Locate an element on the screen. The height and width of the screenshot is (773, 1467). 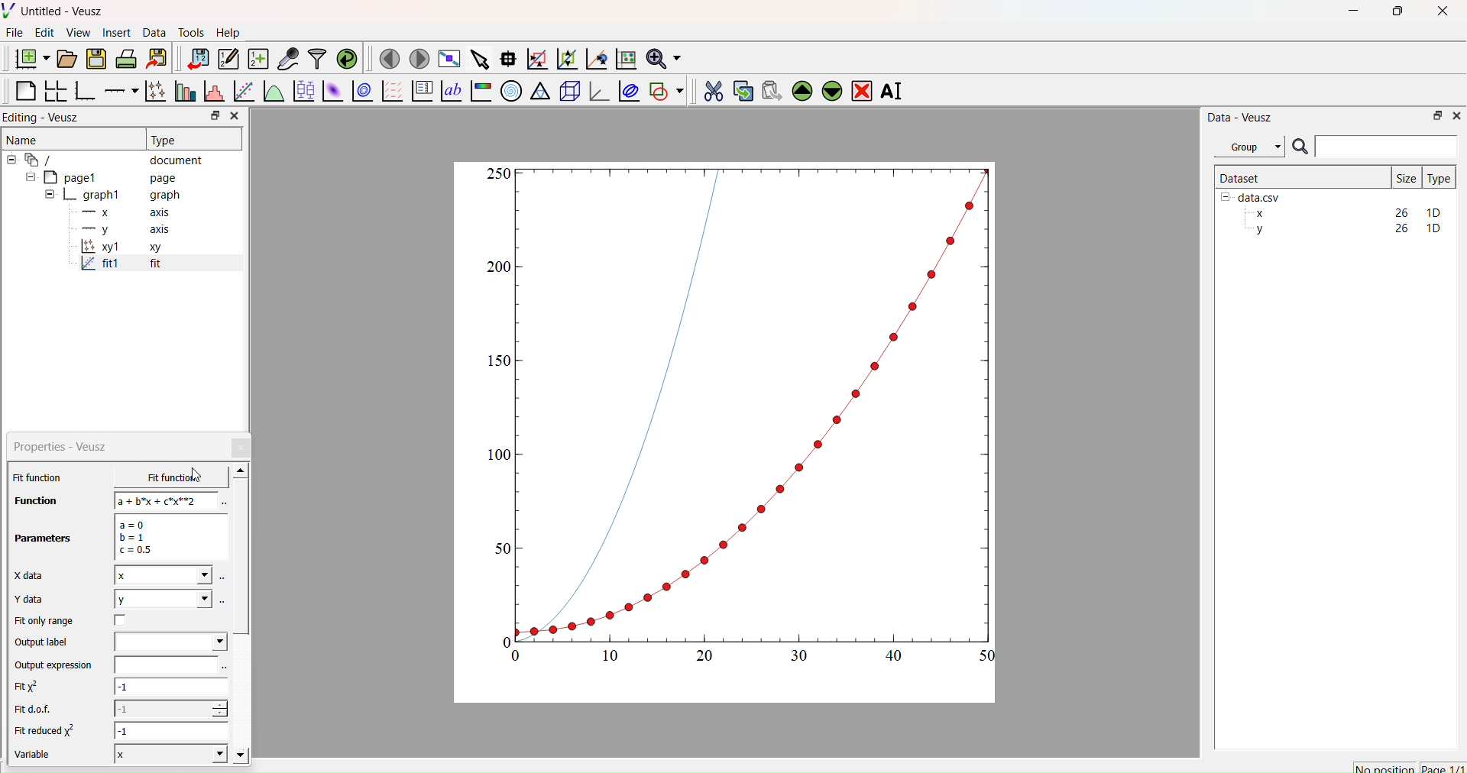
Select using dataset browser is located at coordinates (225, 668).